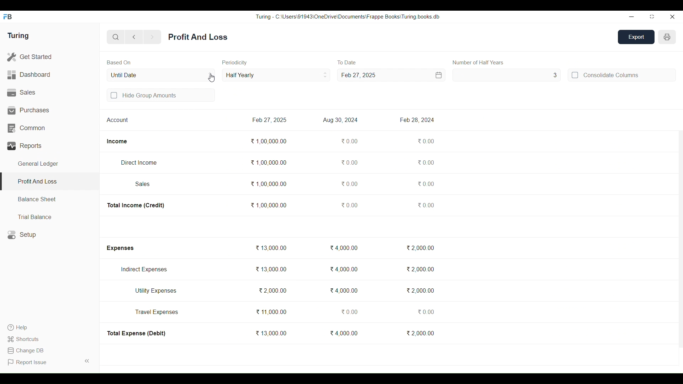 This screenshot has height=384, width=683. What do you see at coordinates (269, 184) in the screenshot?
I see `1,00,000.00` at bounding box center [269, 184].